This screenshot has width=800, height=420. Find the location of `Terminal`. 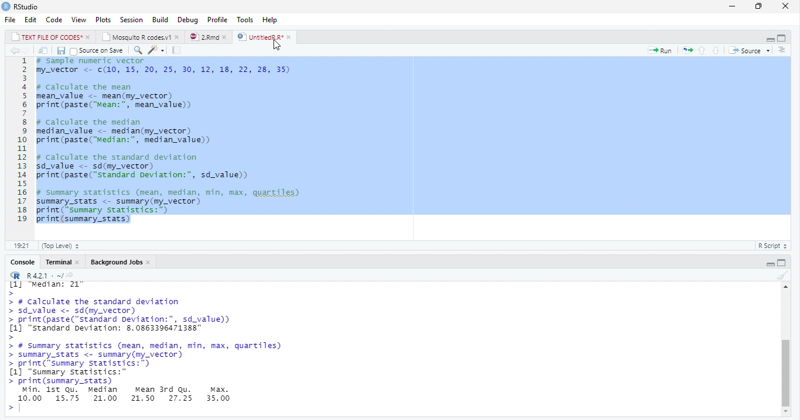

Terminal is located at coordinates (59, 262).